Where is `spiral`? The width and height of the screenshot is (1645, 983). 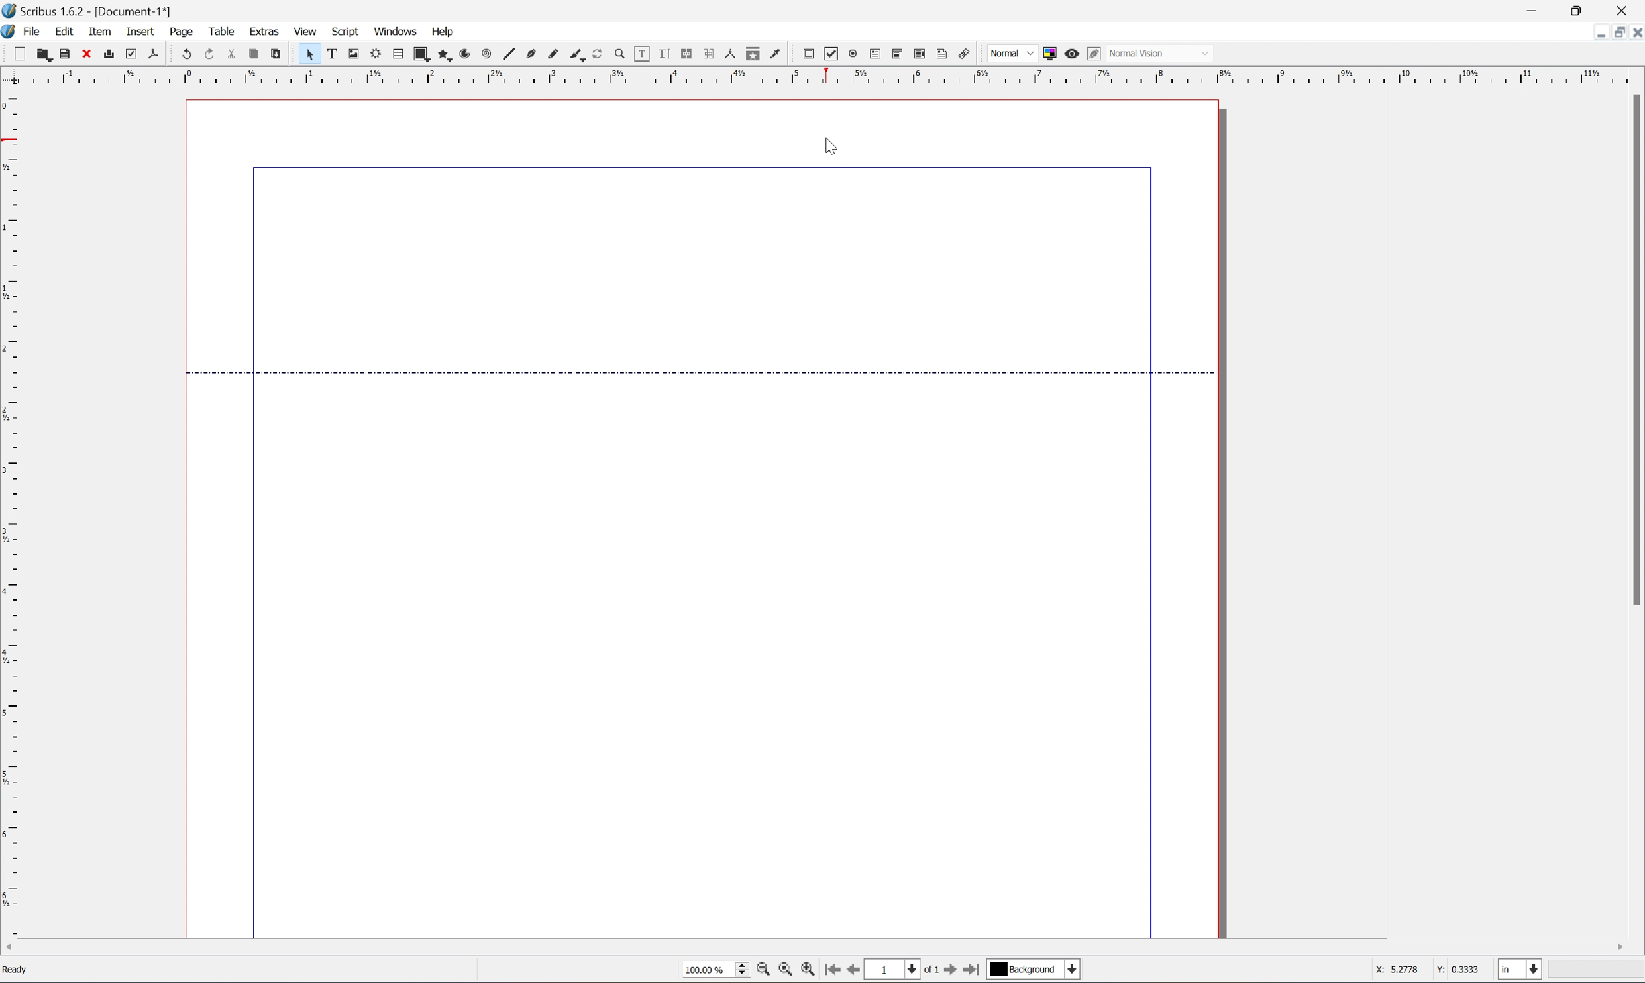 spiral is located at coordinates (486, 55).